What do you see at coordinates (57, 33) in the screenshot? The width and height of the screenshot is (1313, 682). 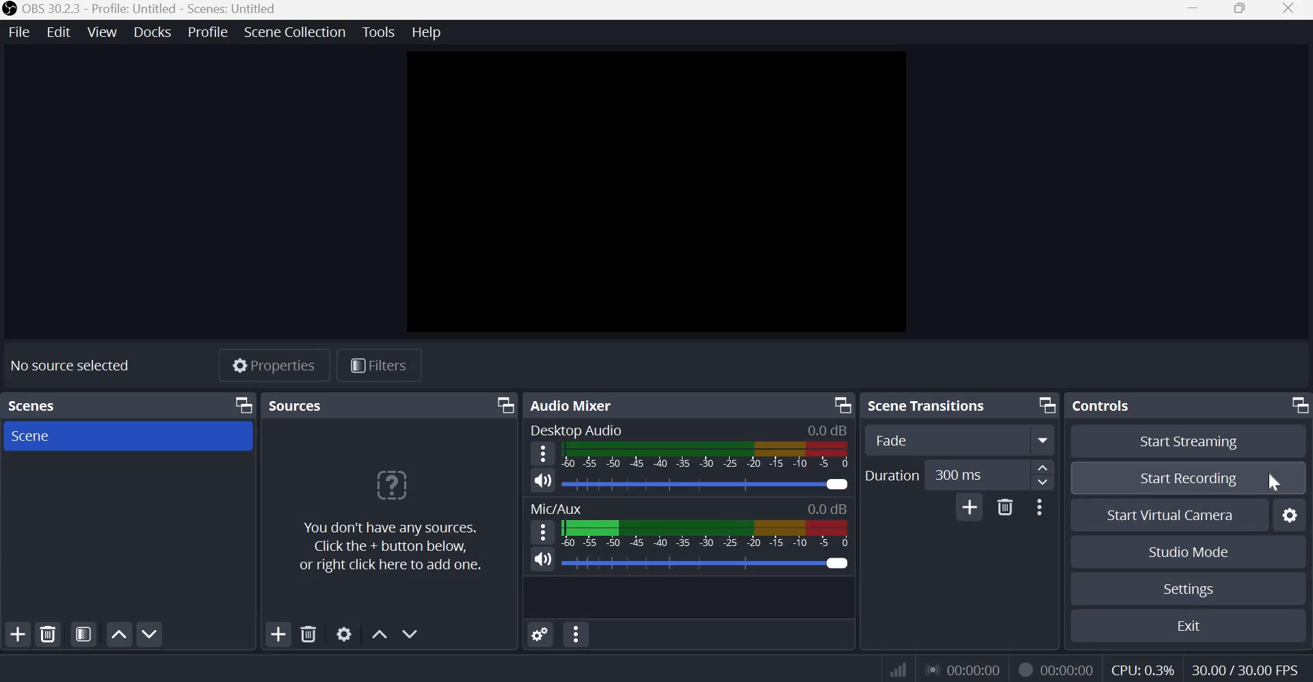 I see `Edit` at bounding box center [57, 33].